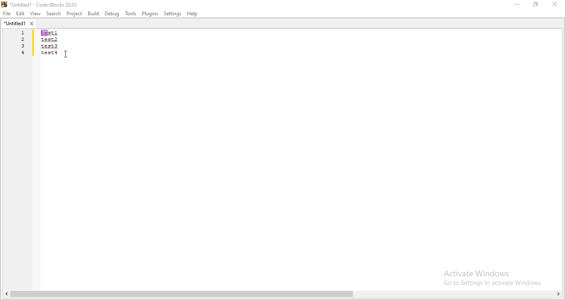 The height and width of the screenshot is (299, 565). What do you see at coordinates (20, 49) in the screenshot?
I see `1,2,3,4,5` at bounding box center [20, 49].